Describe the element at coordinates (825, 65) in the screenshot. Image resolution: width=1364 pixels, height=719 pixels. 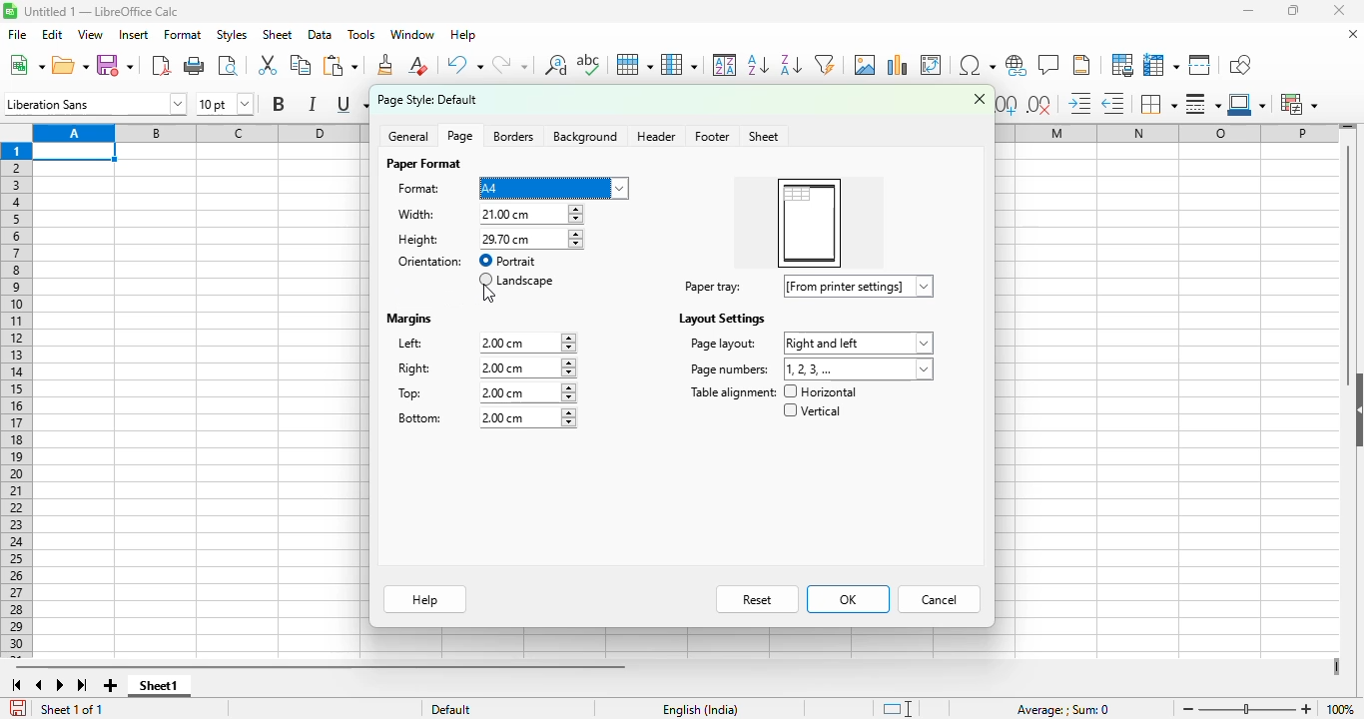
I see `autoFilter` at that location.